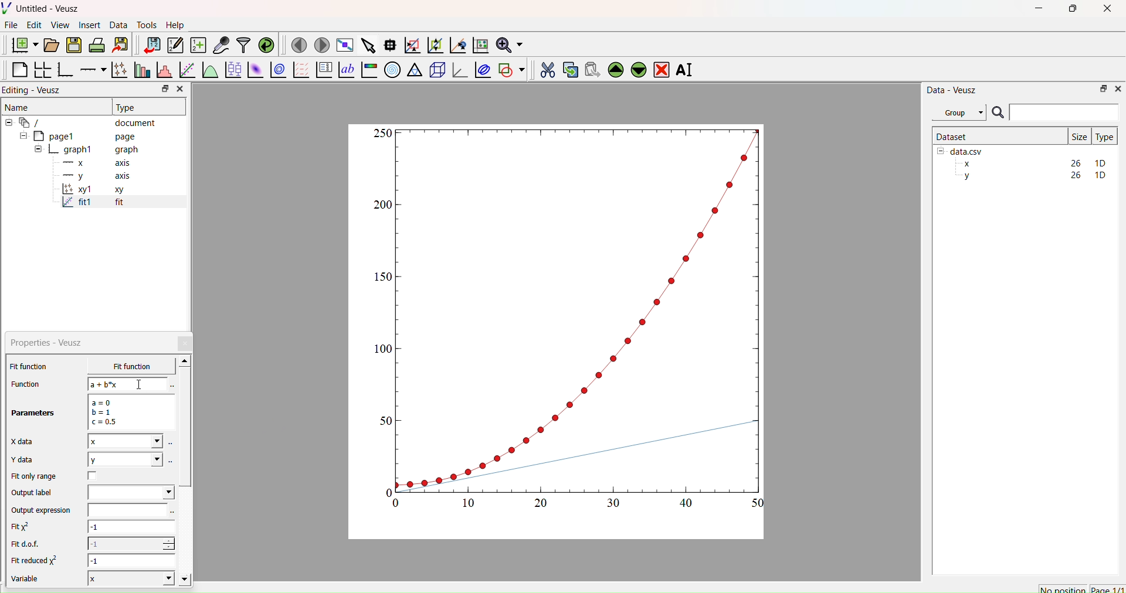  Describe the element at coordinates (1079, 135) in the screenshot. I see `| Size` at that location.